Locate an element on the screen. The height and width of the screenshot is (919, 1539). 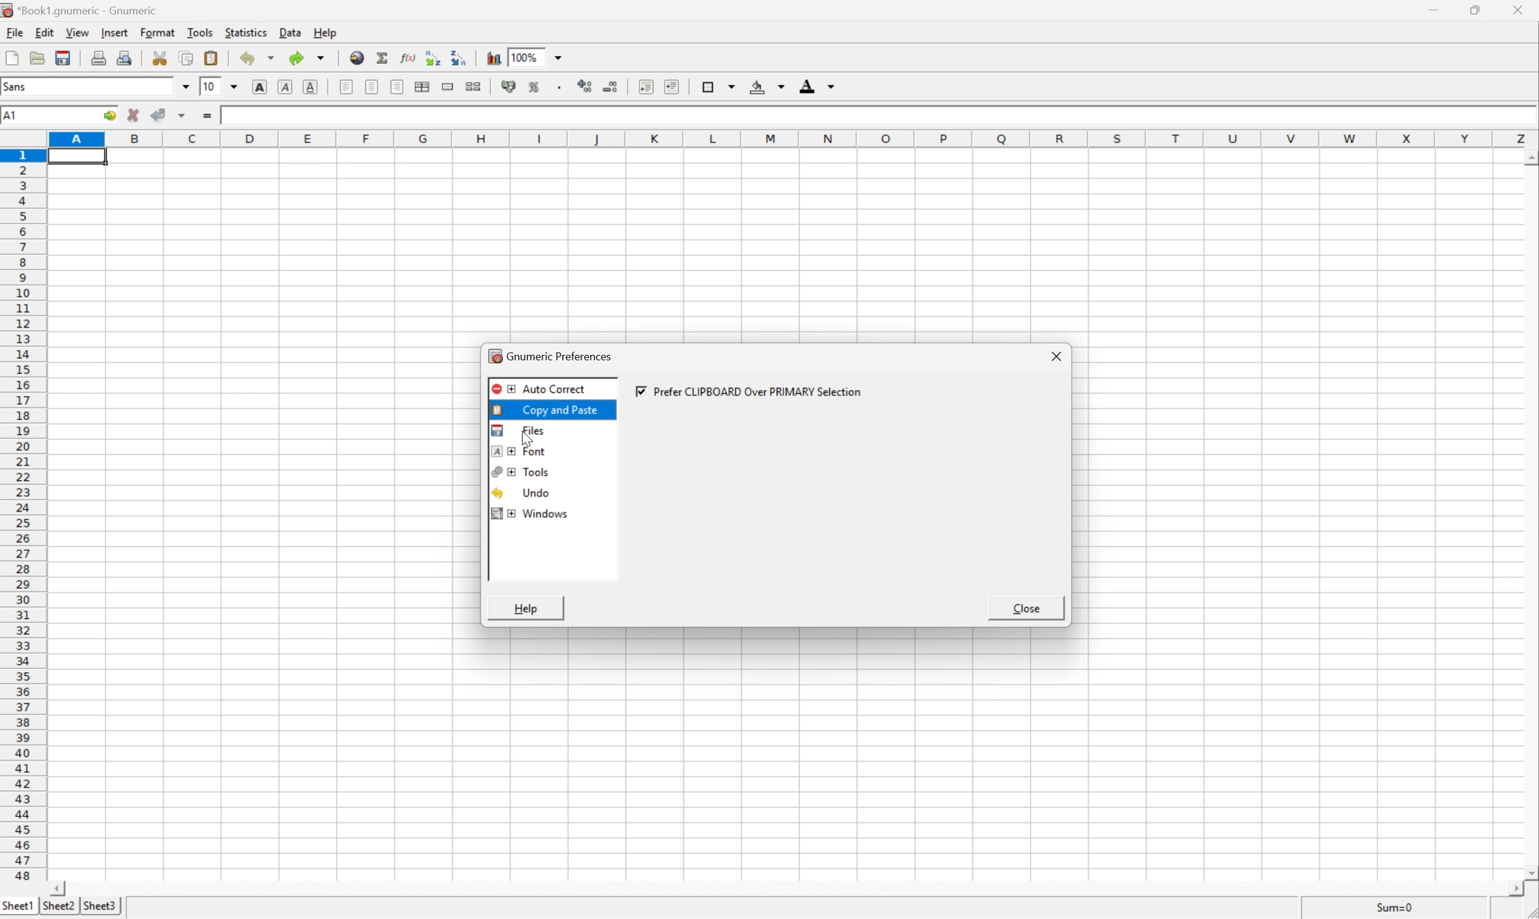
center horizontally across selection is located at coordinates (423, 84).